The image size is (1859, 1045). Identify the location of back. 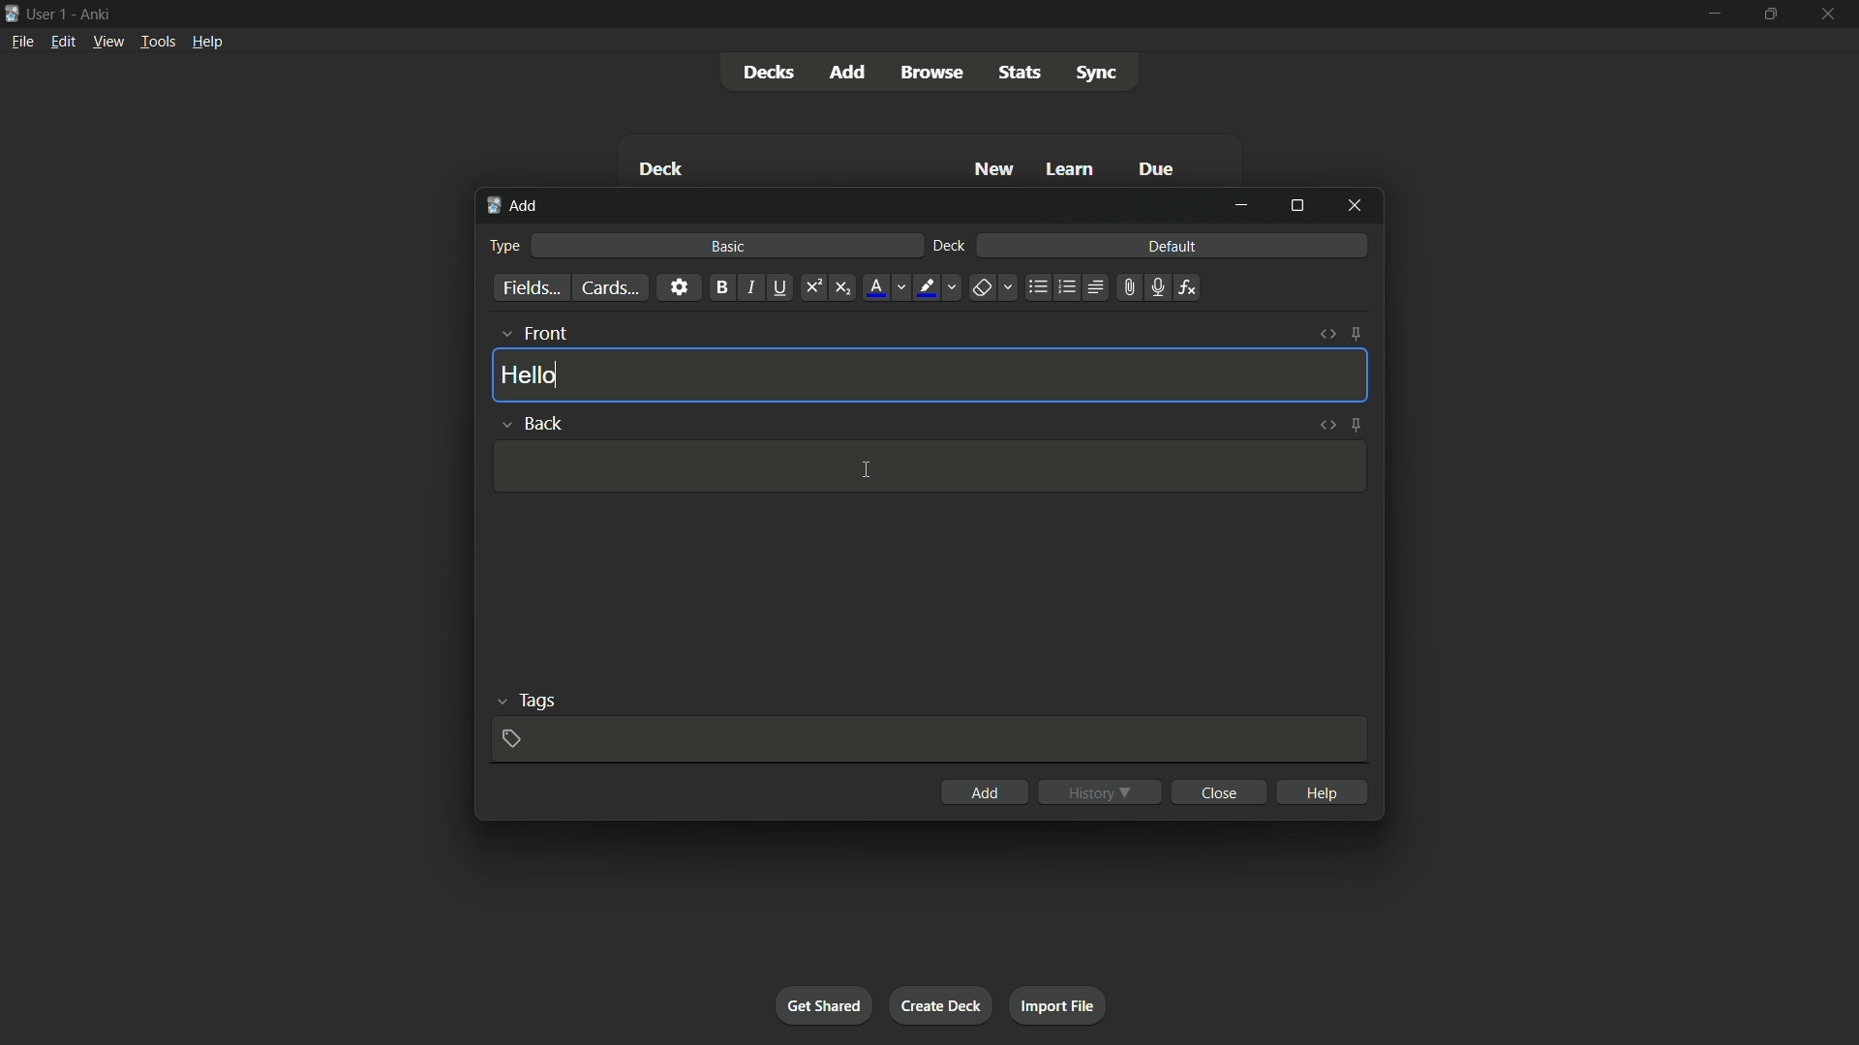
(530, 421).